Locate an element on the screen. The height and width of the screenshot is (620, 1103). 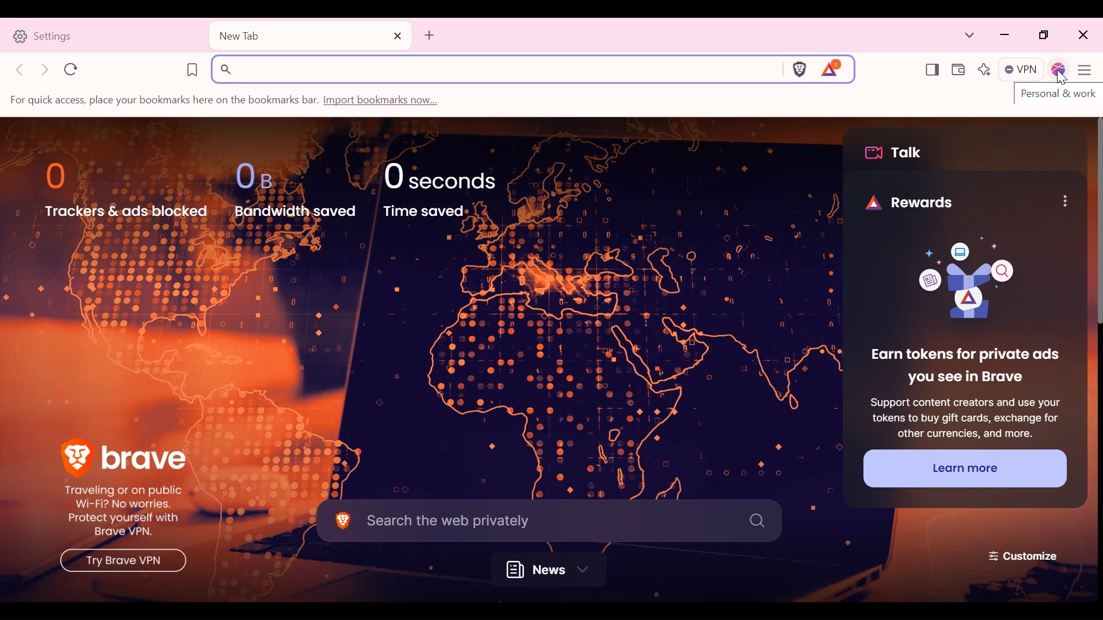
Current Tab is located at coordinates (310, 36).